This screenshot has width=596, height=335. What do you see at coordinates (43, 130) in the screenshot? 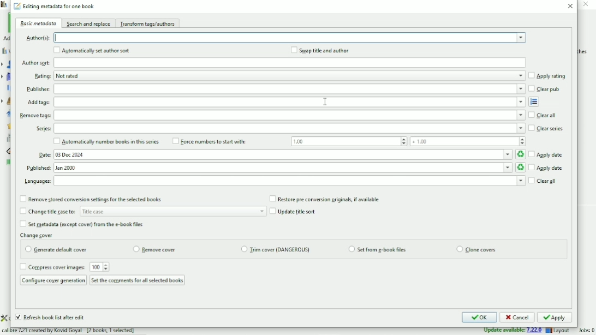
I see `Series ` at bounding box center [43, 130].